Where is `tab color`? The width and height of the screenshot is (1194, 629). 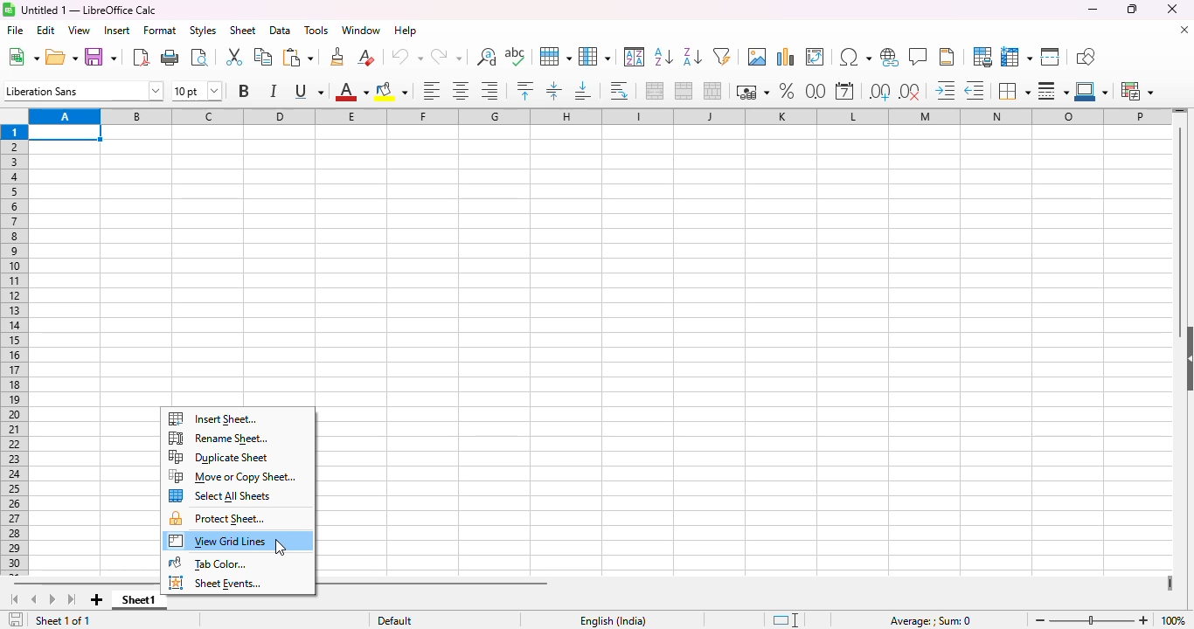 tab color is located at coordinates (209, 563).